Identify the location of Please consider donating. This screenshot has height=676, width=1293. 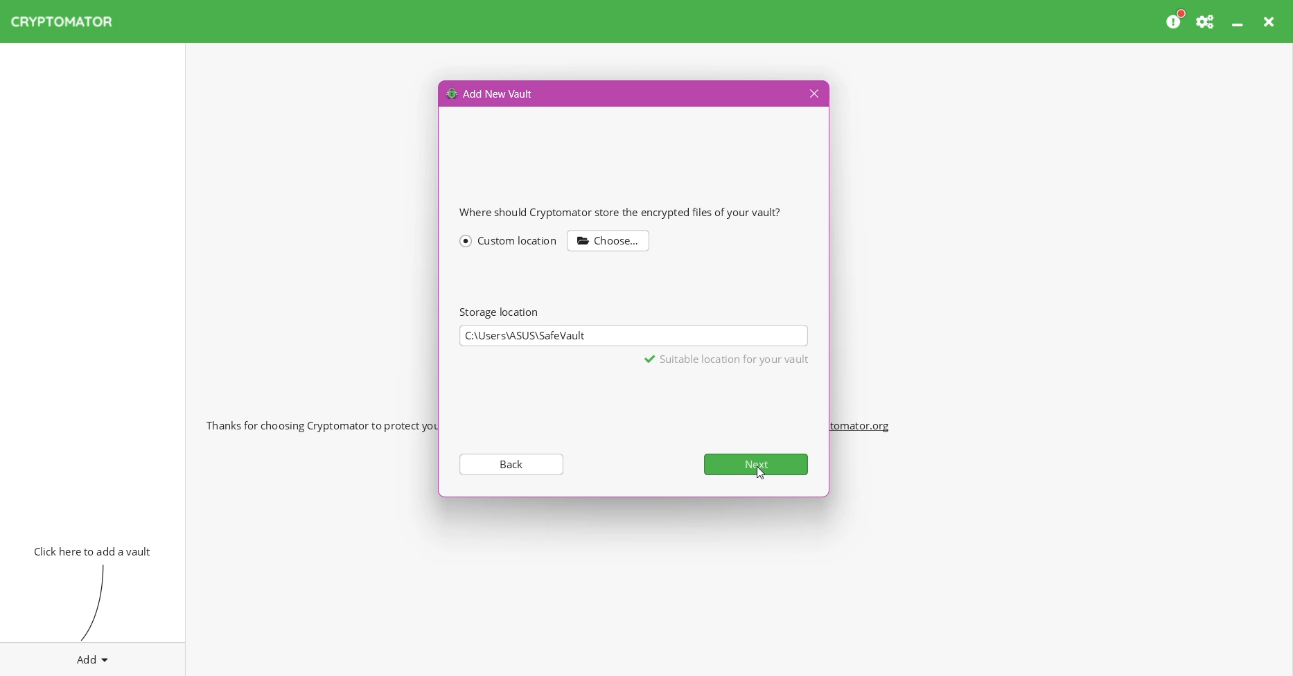
(1176, 20).